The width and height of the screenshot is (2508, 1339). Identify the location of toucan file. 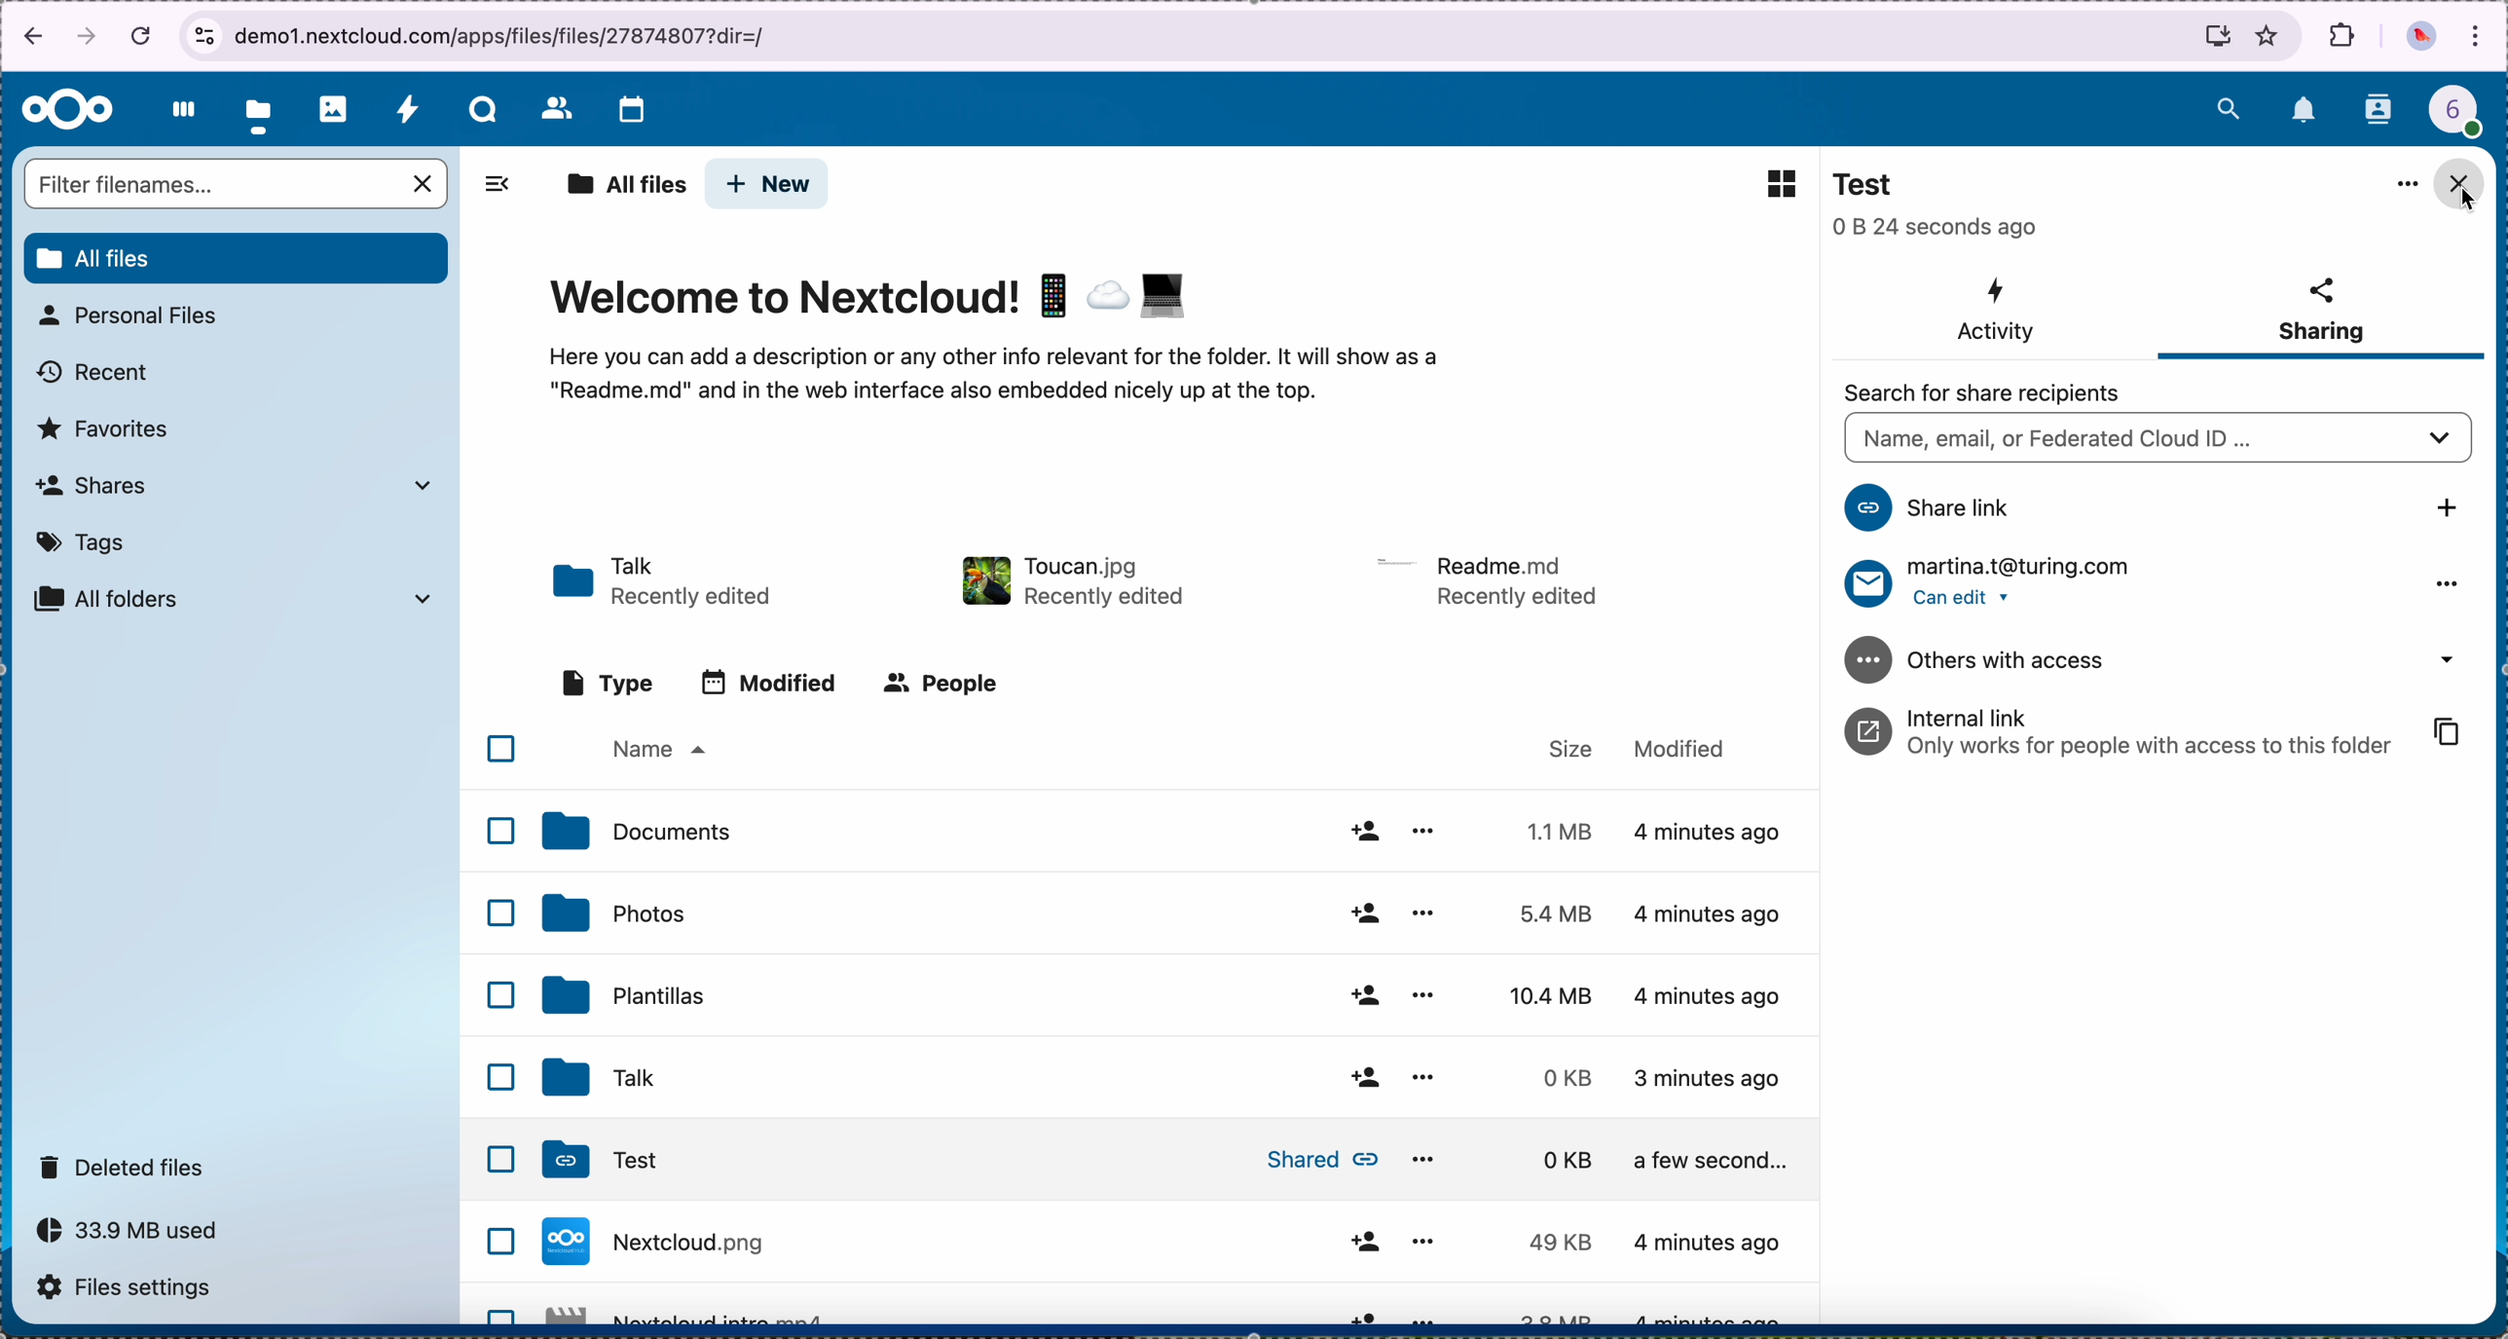
(1070, 577).